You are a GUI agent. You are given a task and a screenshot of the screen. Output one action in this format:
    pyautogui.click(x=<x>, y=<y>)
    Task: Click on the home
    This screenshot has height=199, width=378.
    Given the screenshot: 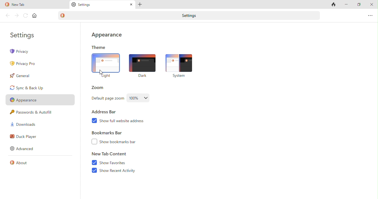 What is the action you would take?
    pyautogui.click(x=35, y=15)
    